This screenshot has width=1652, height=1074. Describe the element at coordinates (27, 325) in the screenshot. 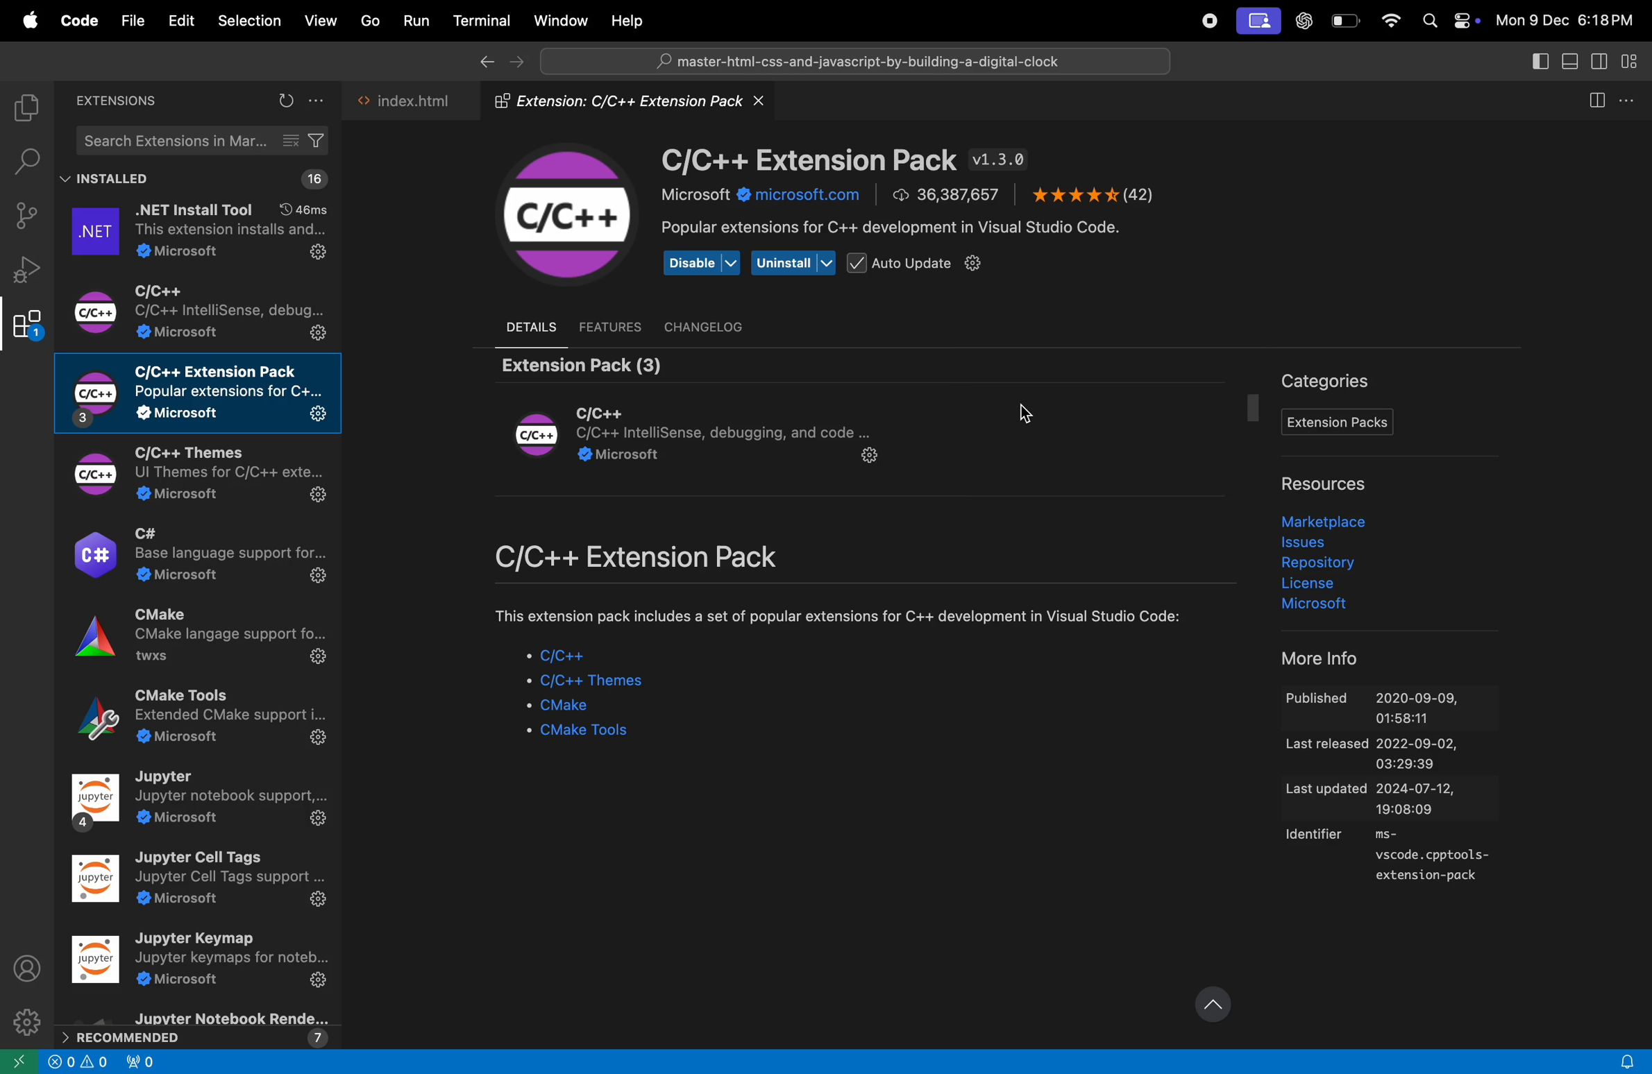

I see `Extensions` at that location.